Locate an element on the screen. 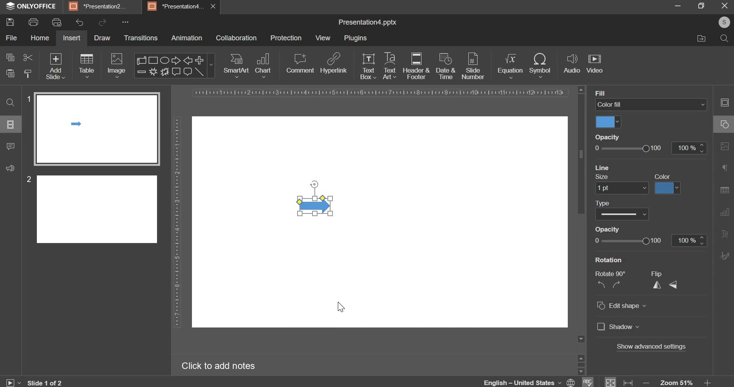 The image size is (734, 387). fit is located at coordinates (618, 380).